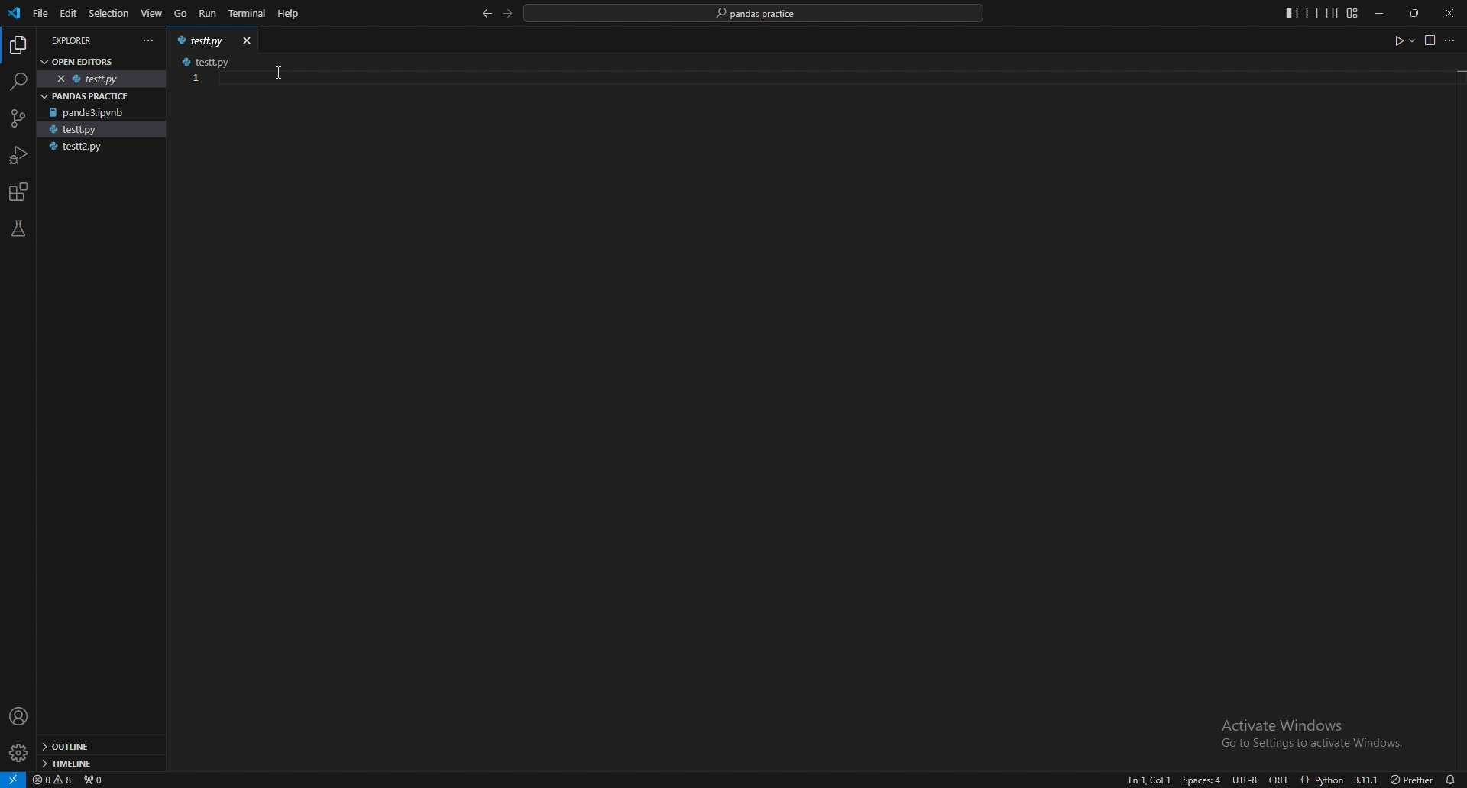 The width and height of the screenshot is (1467, 788). Describe the element at coordinates (92, 94) in the screenshot. I see `pandas practice` at that location.